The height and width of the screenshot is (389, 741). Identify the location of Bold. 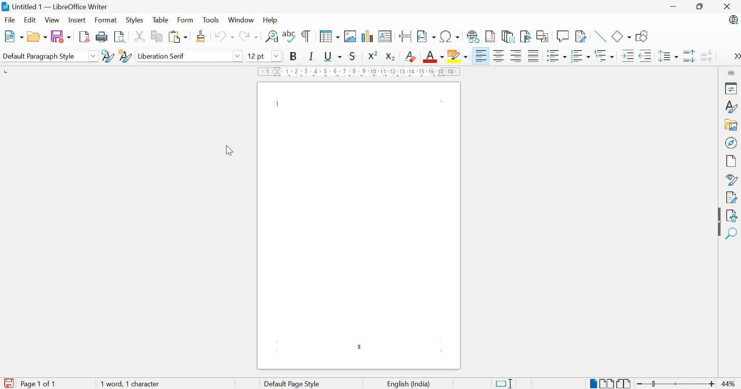
(294, 57).